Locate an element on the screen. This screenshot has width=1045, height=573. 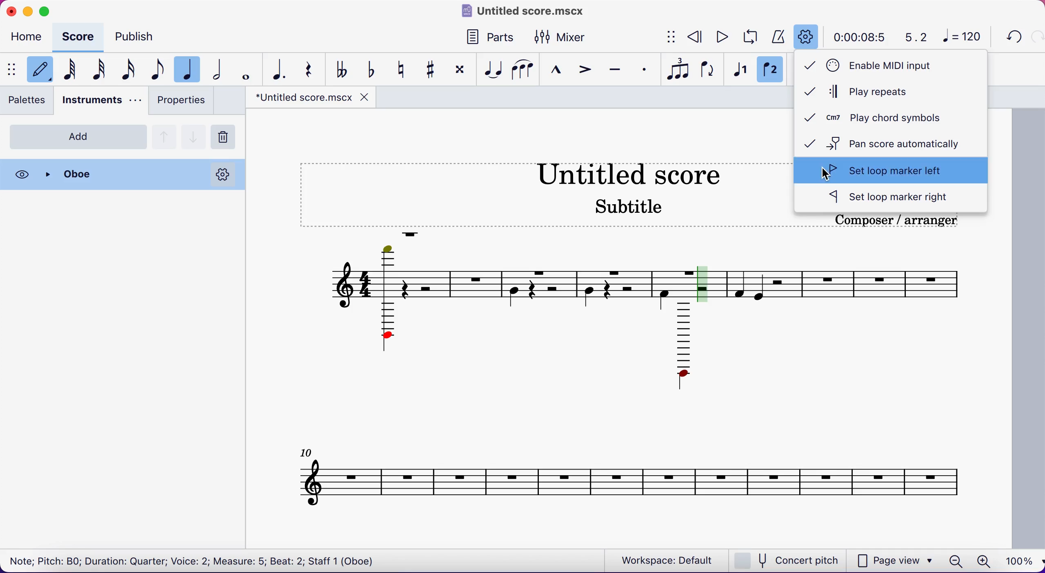
quarter note is located at coordinates (190, 68).